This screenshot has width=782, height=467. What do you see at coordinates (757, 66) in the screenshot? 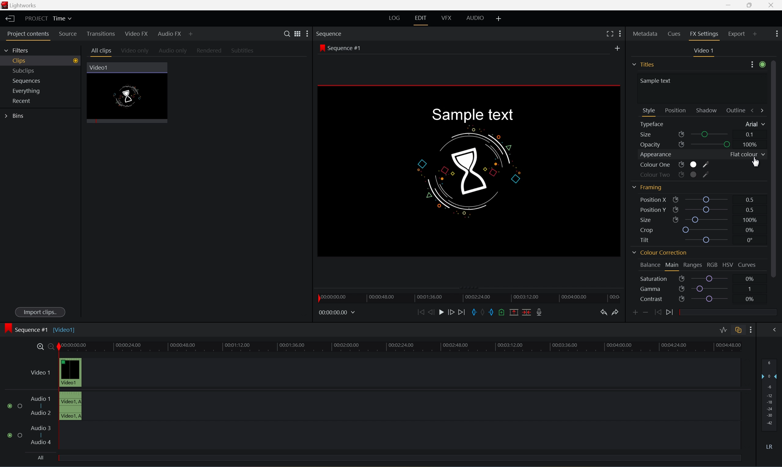
I see `more` at bounding box center [757, 66].